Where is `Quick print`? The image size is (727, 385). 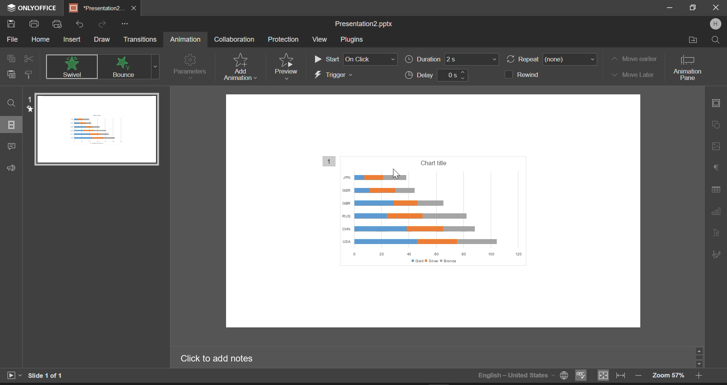 Quick print is located at coordinates (58, 25).